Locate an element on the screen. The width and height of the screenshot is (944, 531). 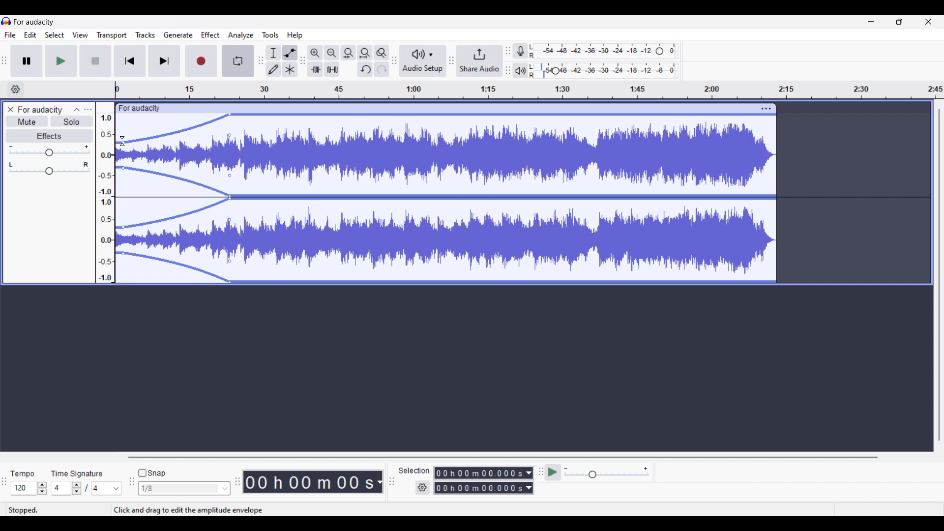
Recording level is located at coordinates (603, 51).